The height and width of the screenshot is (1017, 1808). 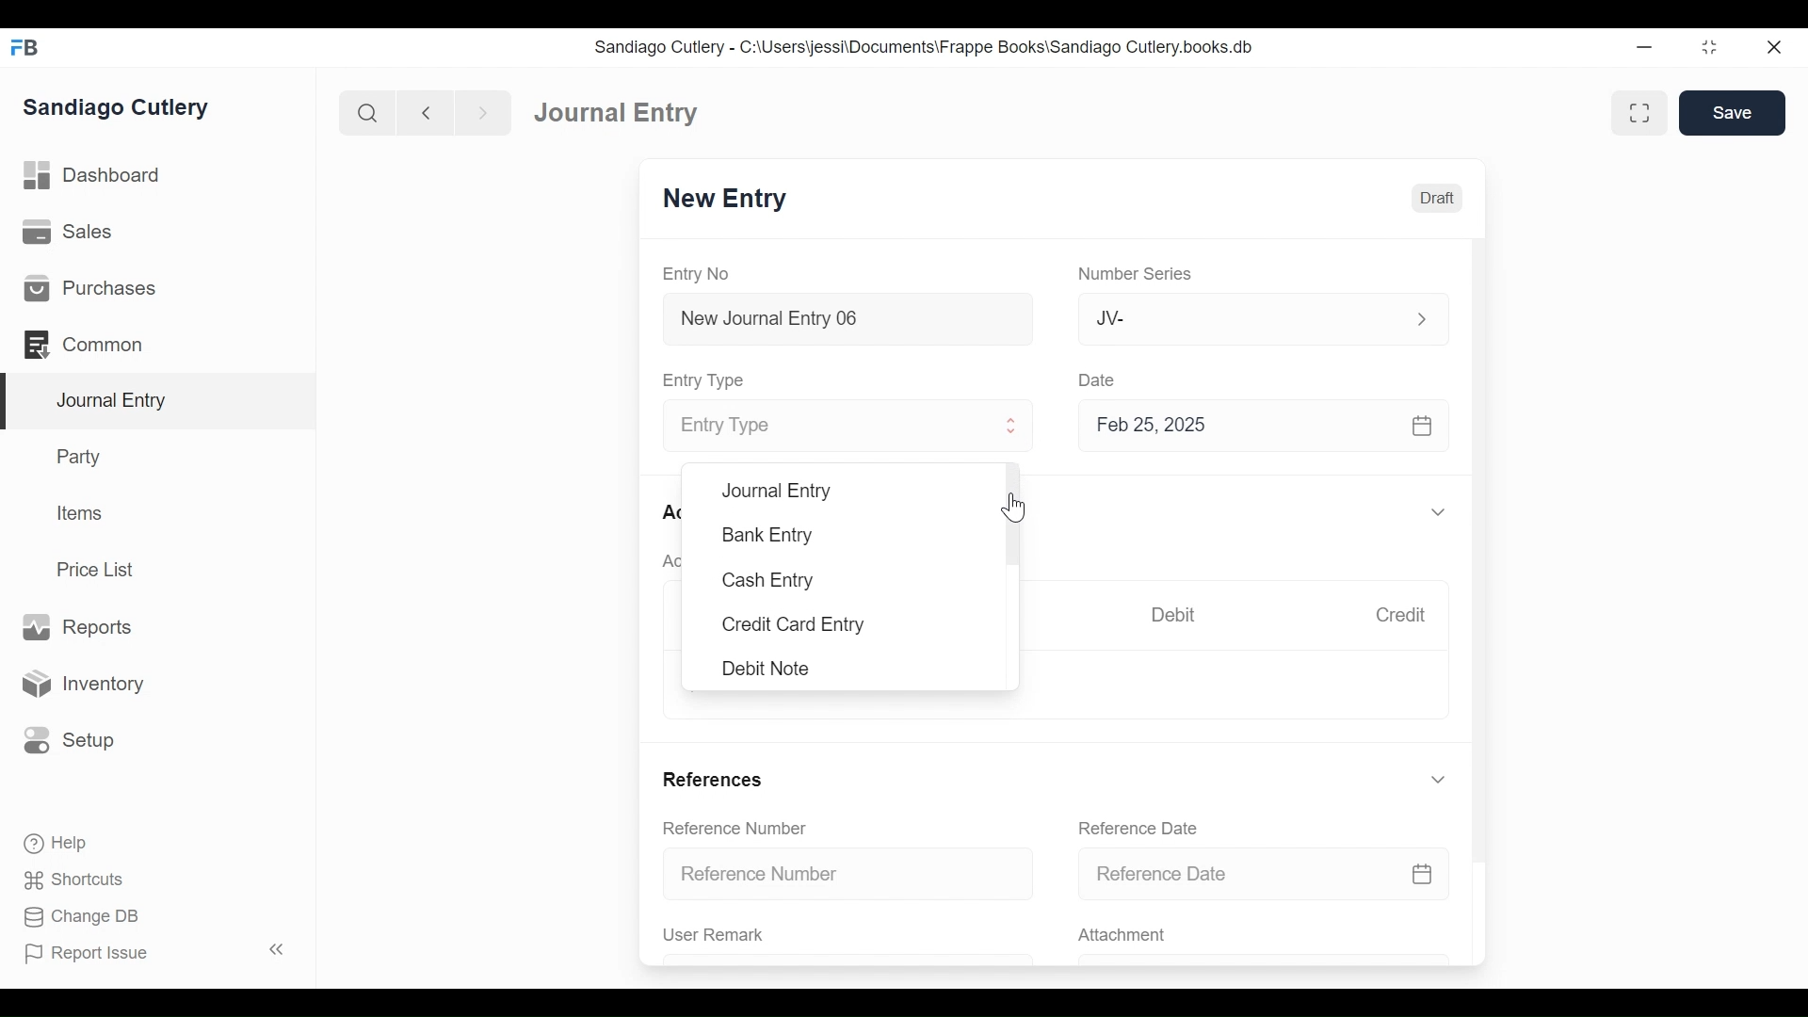 I want to click on Search, so click(x=368, y=113).